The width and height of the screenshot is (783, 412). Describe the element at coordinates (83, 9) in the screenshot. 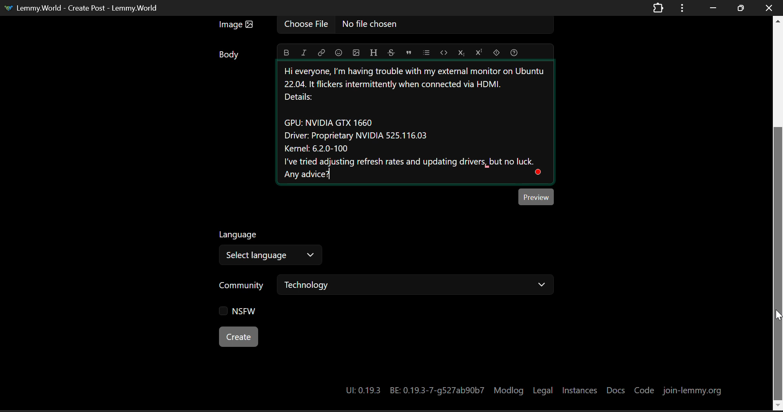

I see `Lemmy.World - Create Post - Lemmy.World` at that location.